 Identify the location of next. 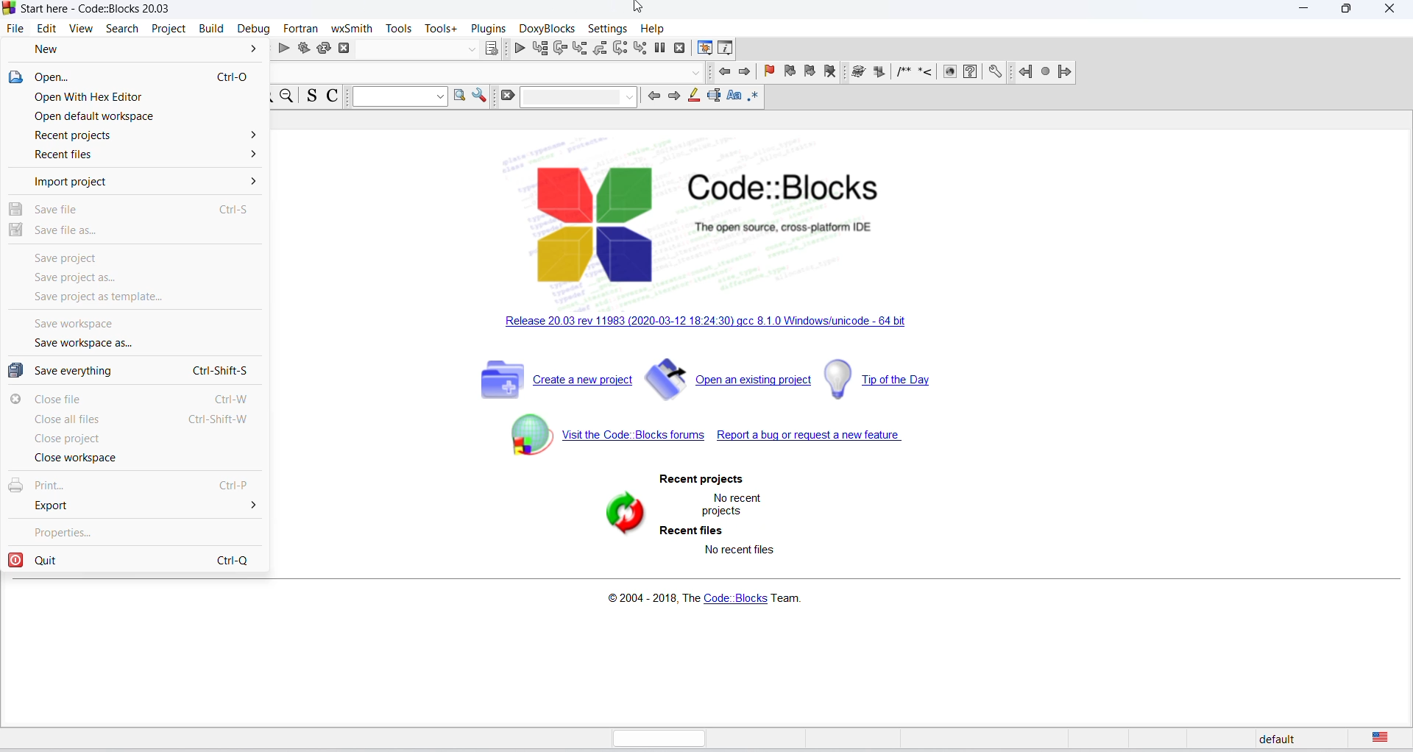
(674, 98).